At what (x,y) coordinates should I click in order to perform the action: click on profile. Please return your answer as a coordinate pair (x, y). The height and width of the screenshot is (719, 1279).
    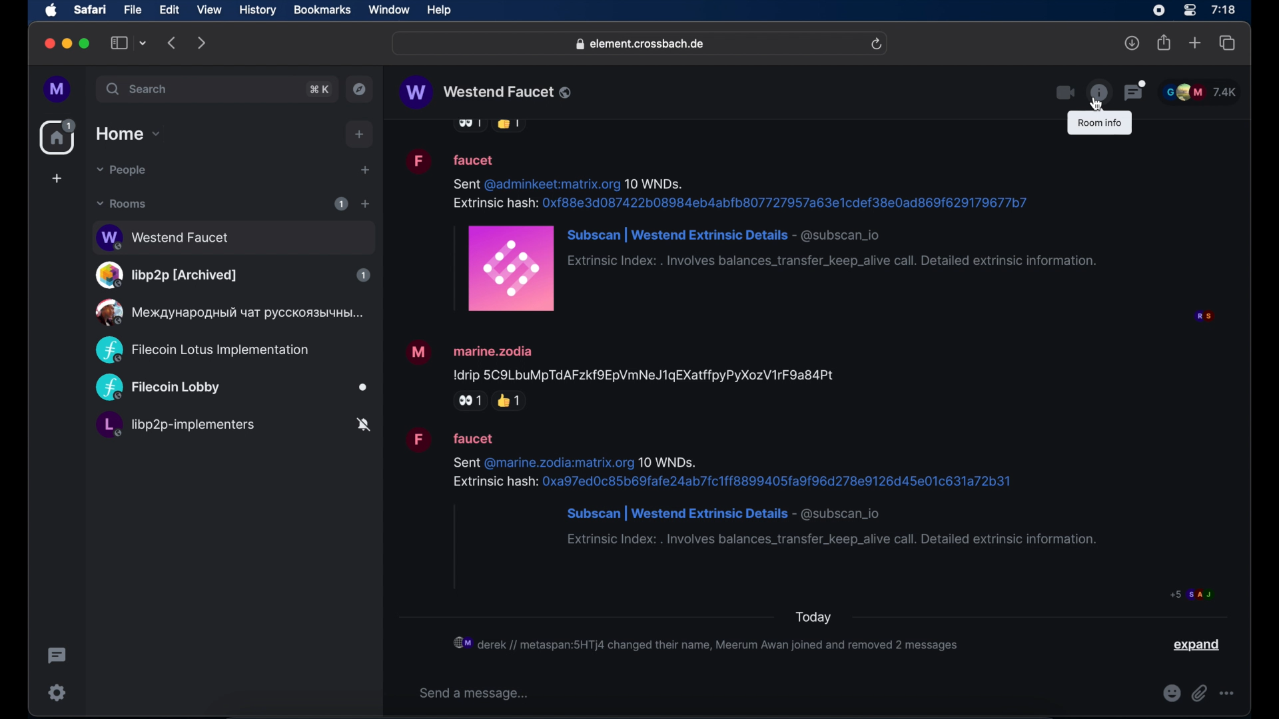
    Looking at the image, I should click on (58, 90).